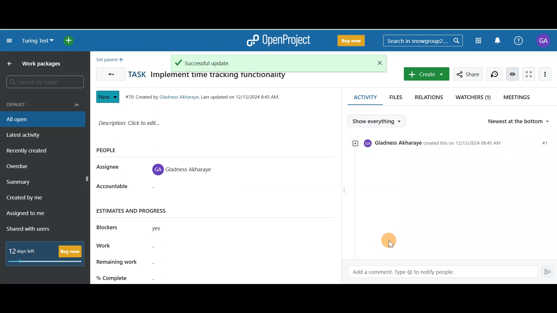  I want to click on All open, so click(39, 119).